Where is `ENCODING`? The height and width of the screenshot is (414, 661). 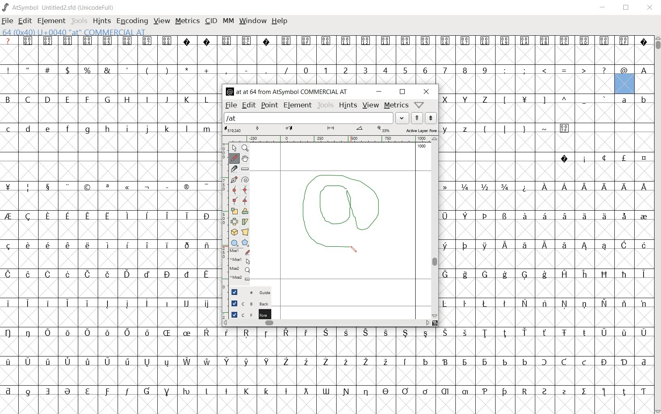 ENCODING is located at coordinates (133, 22).